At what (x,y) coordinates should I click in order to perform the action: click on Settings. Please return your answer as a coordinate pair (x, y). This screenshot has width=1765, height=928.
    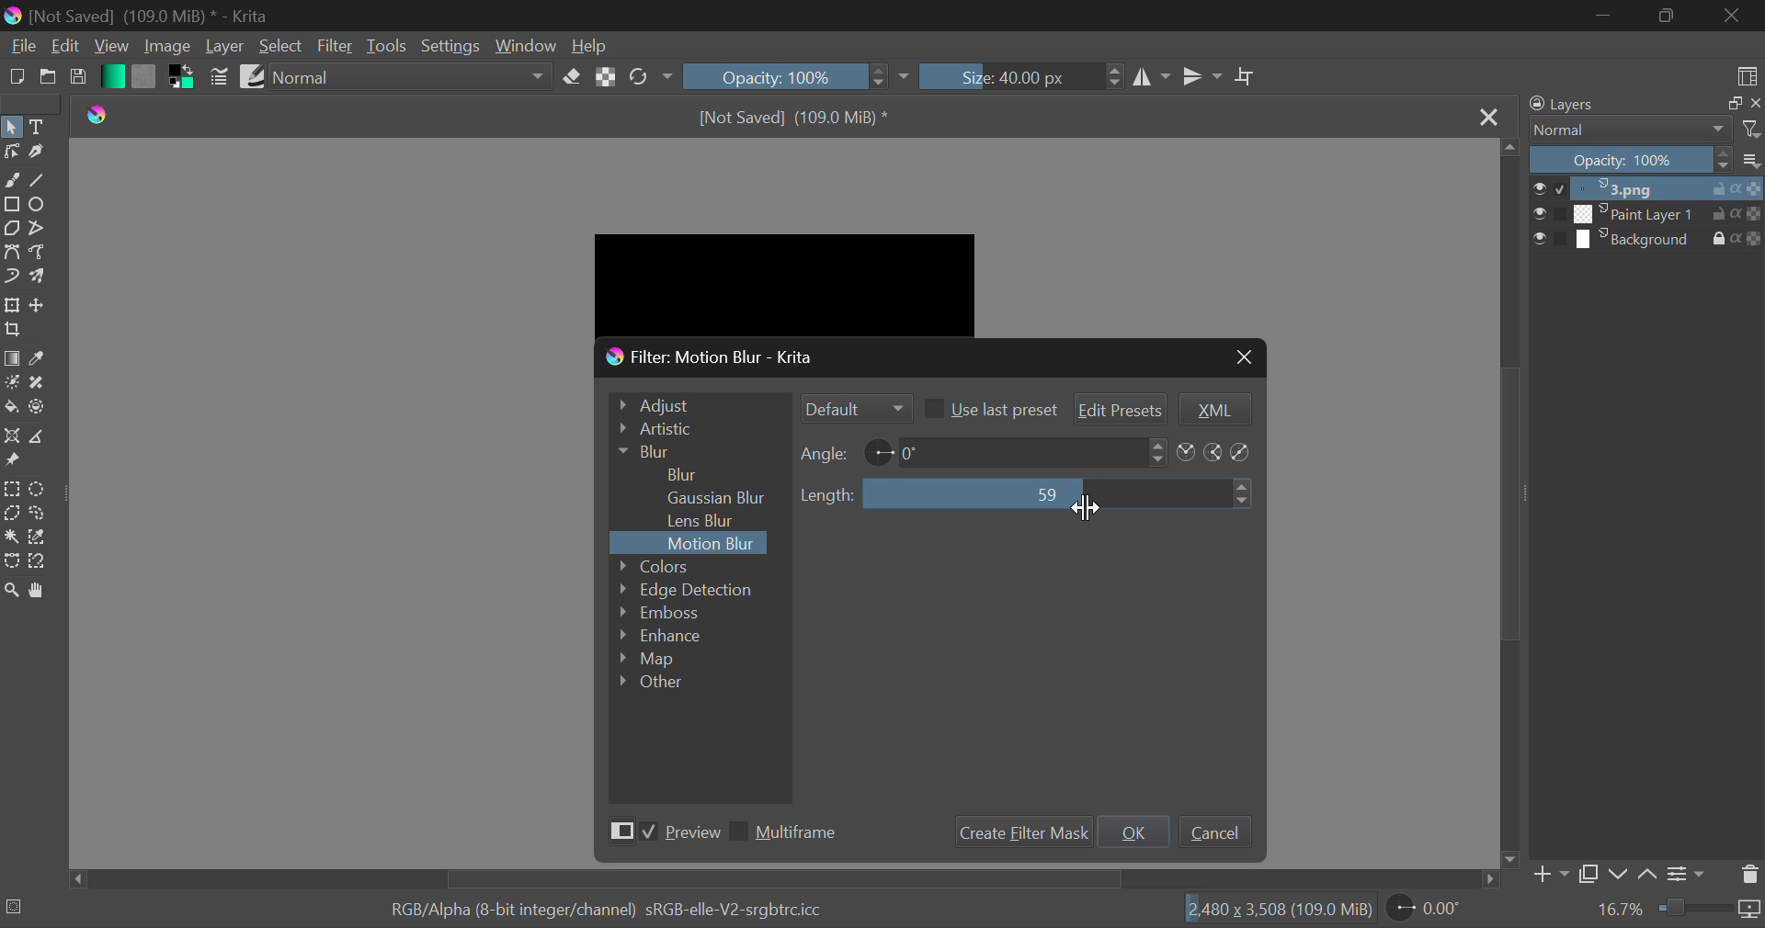
    Looking at the image, I should click on (1690, 872).